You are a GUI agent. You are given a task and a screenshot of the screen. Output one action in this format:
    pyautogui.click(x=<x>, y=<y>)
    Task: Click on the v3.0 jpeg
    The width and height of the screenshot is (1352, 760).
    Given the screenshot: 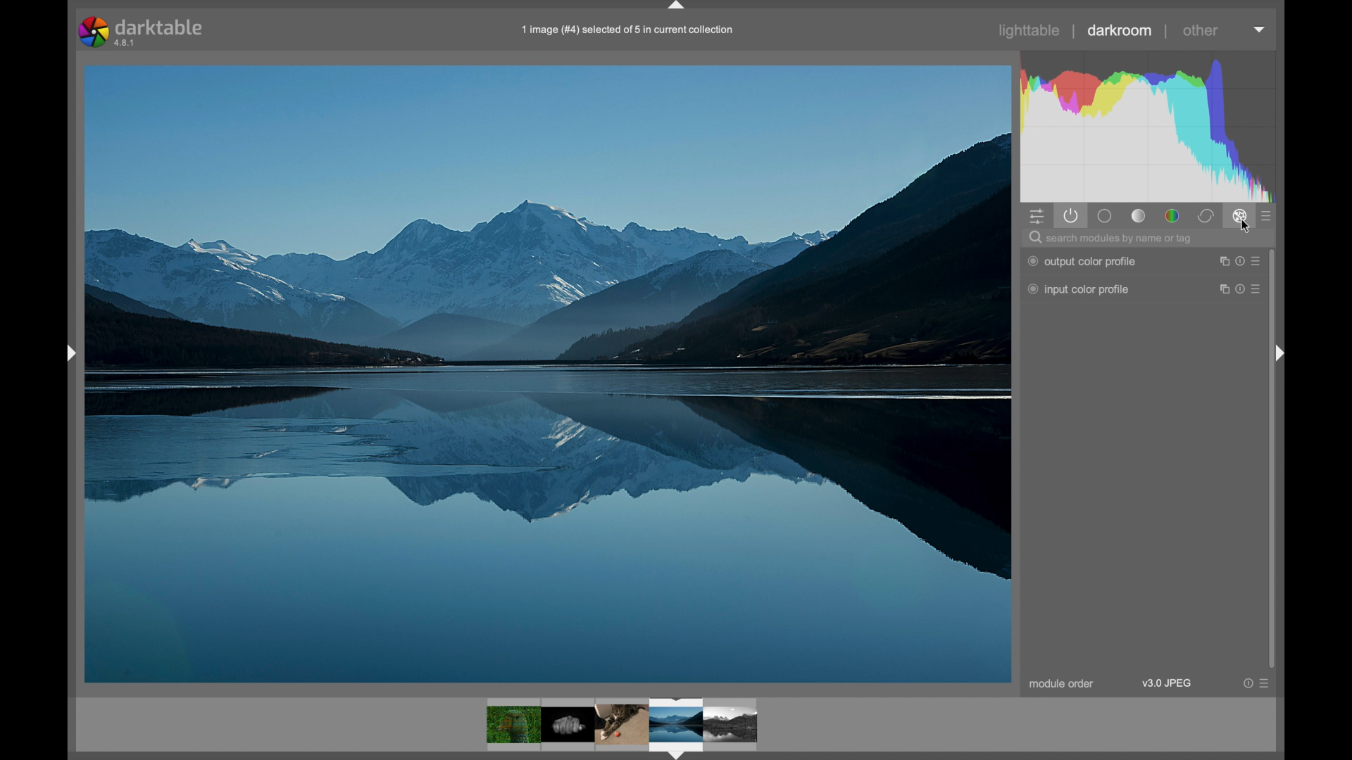 What is the action you would take?
    pyautogui.click(x=1166, y=683)
    